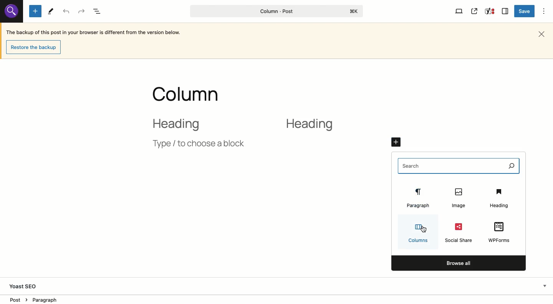 This screenshot has width=553, height=304. What do you see at coordinates (459, 166) in the screenshot?
I see `Search` at bounding box center [459, 166].